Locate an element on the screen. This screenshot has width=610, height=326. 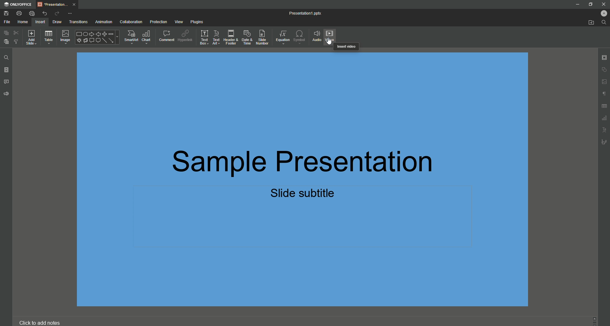
Undo is located at coordinates (45, 13).